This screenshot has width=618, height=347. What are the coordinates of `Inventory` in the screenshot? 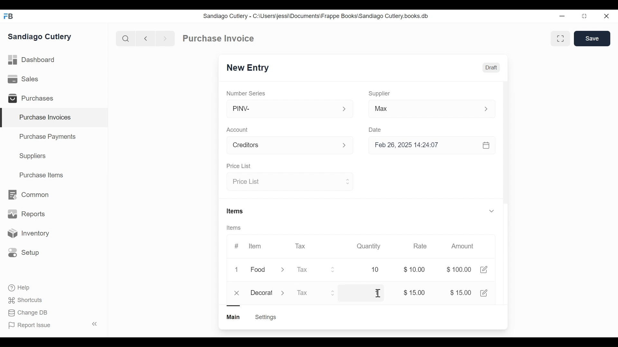 It's located at (28, 234).